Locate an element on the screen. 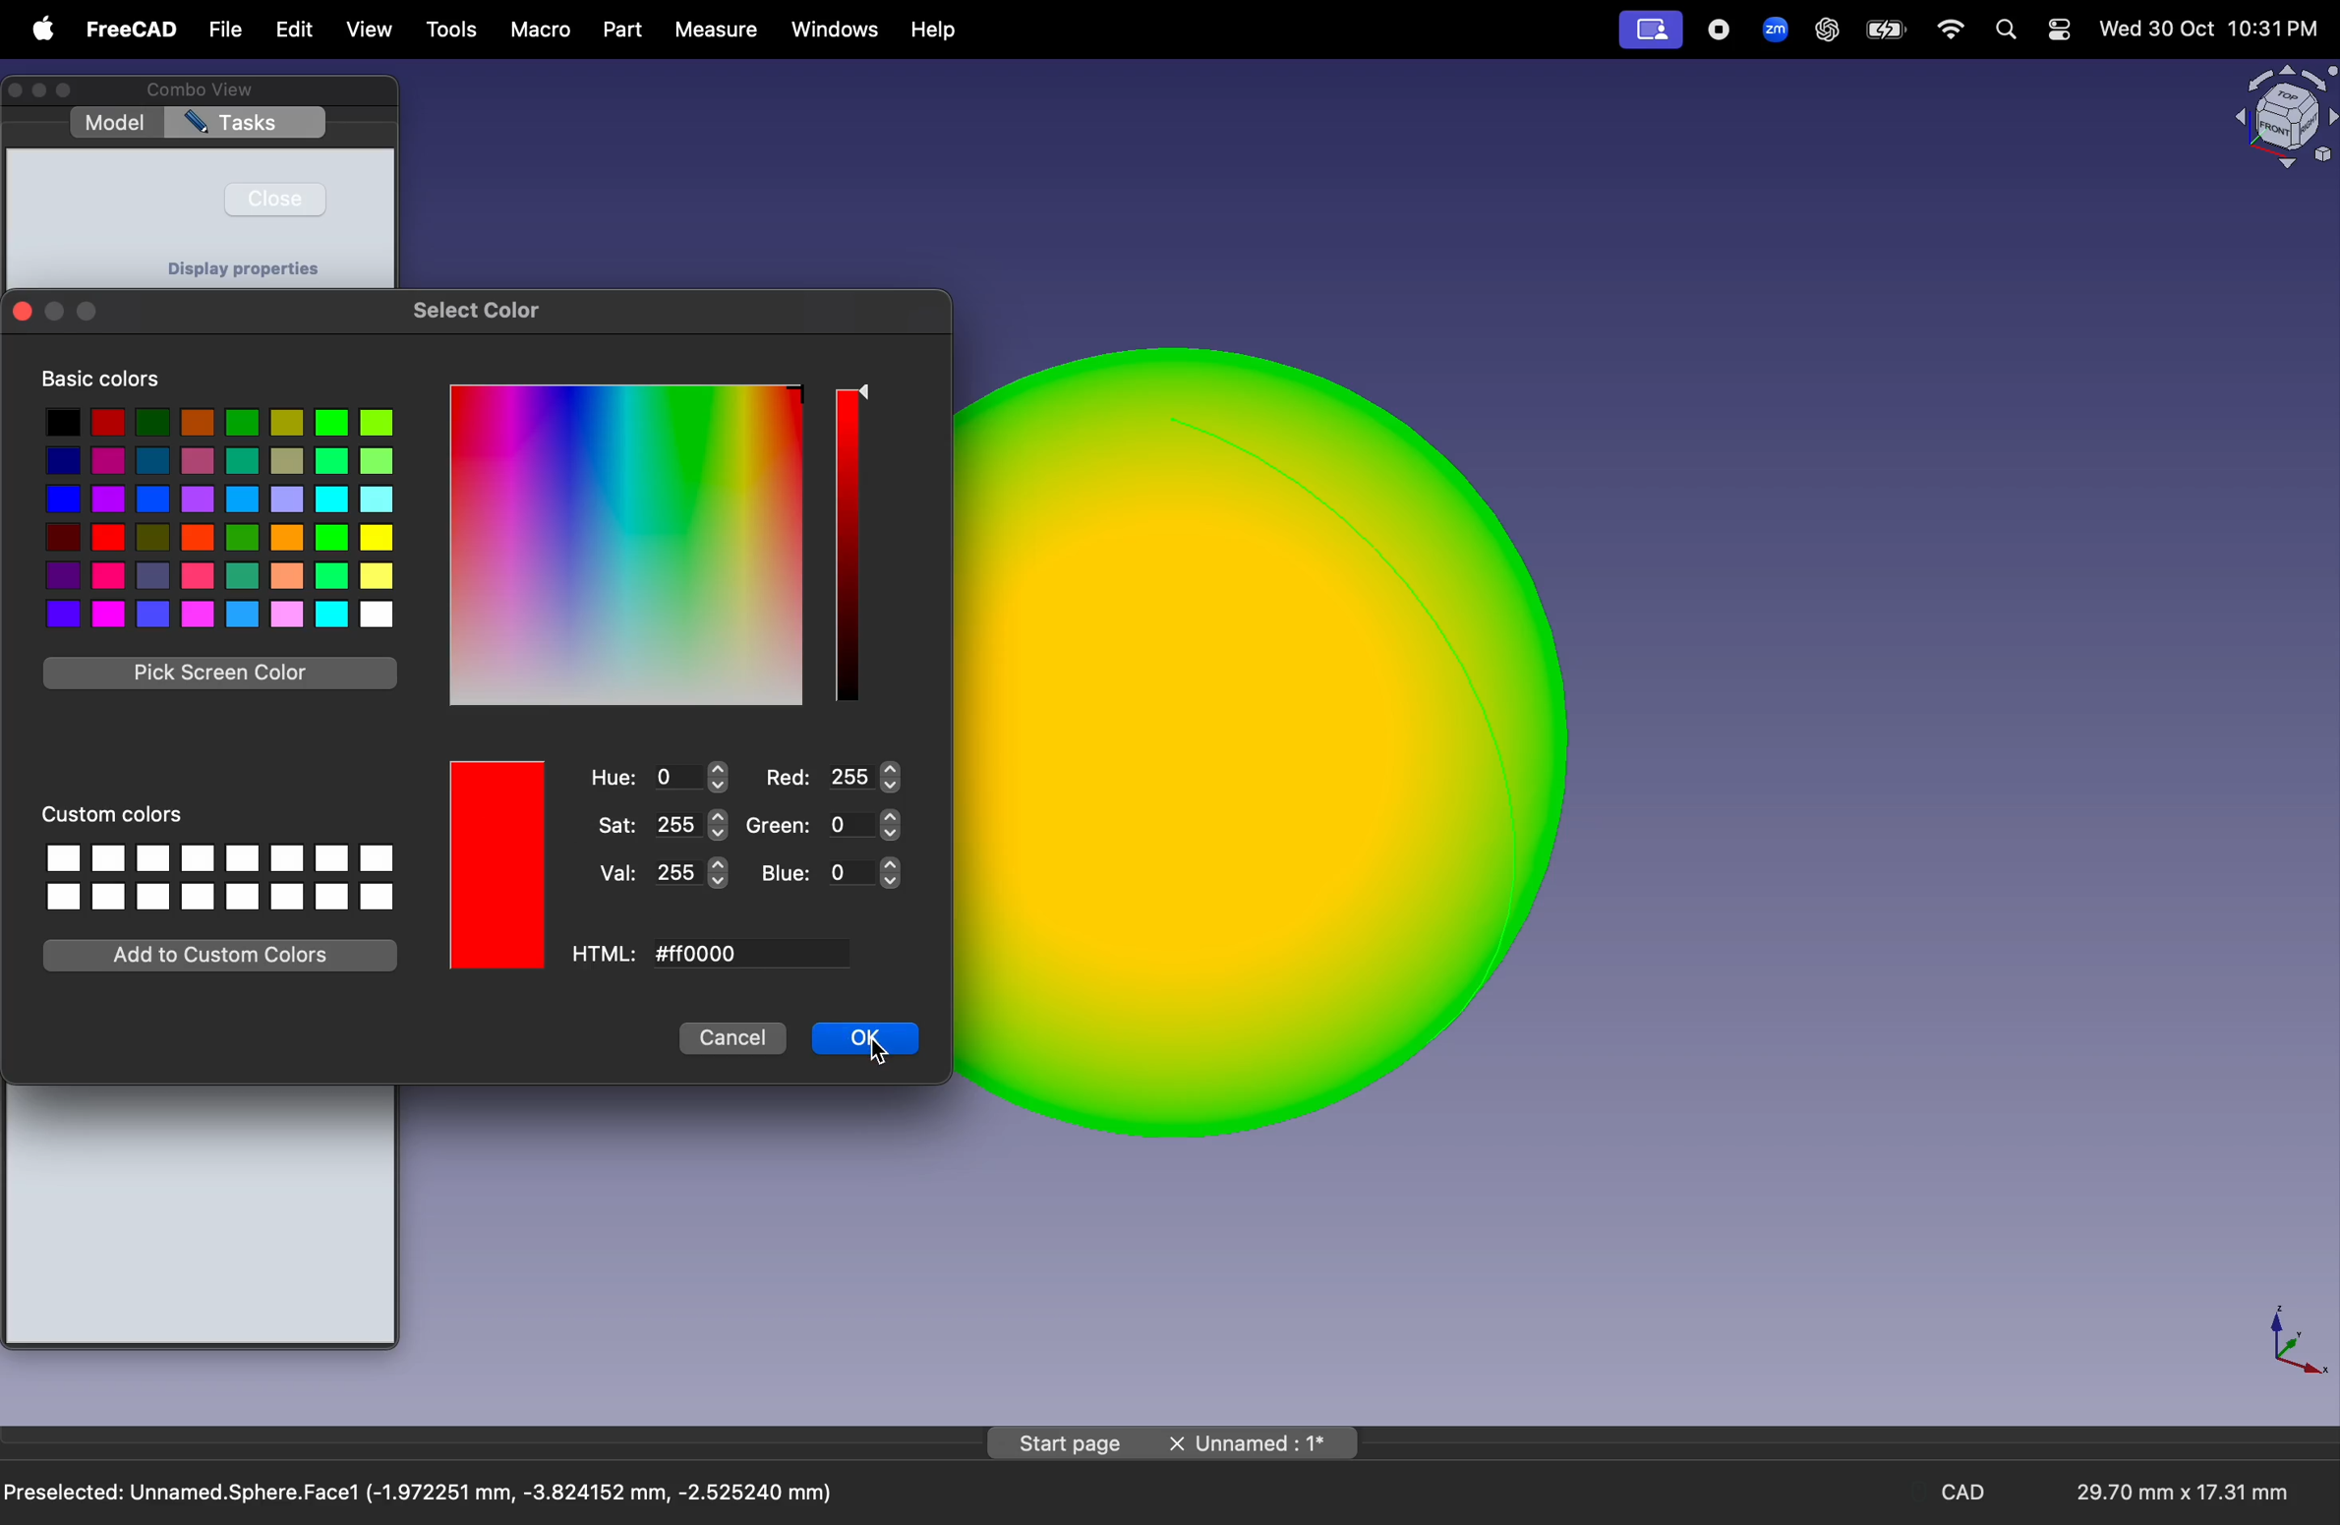 This screenshot has height=1525, width=2340. profile  is located at coordinates (1650, 31).